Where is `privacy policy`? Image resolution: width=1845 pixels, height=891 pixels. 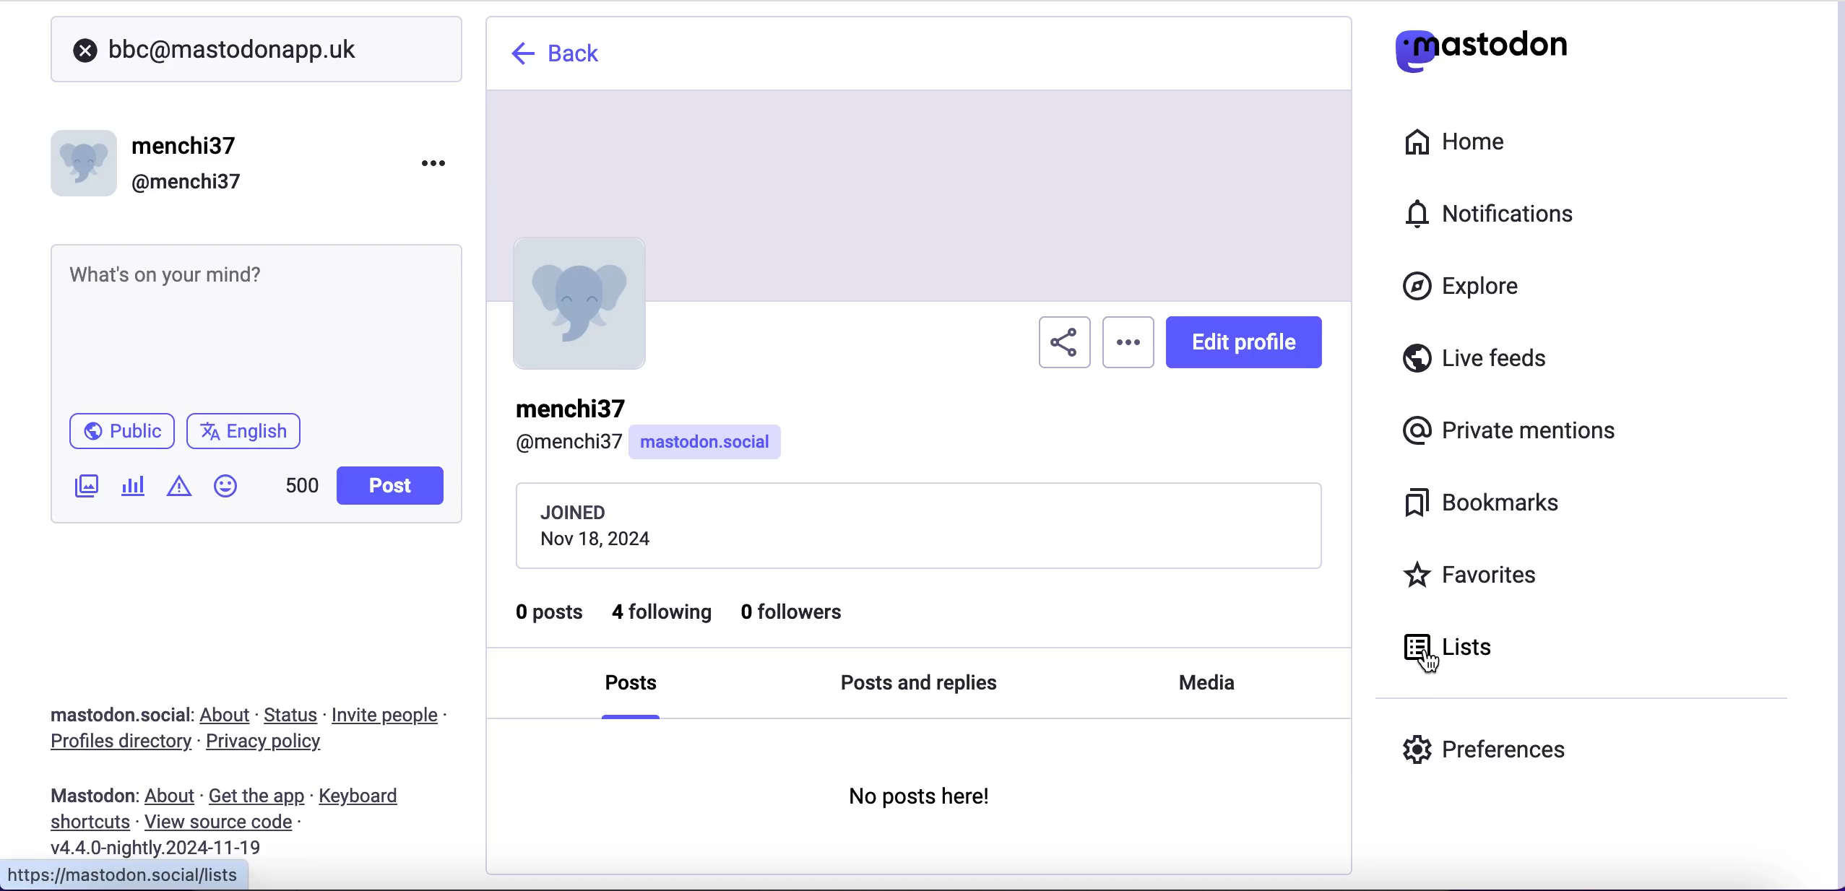
privacy policy is located at coordinates (277, 744).